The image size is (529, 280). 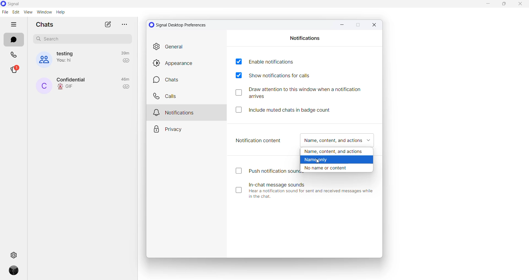 I want to click on window, so click(x=44, y=12).